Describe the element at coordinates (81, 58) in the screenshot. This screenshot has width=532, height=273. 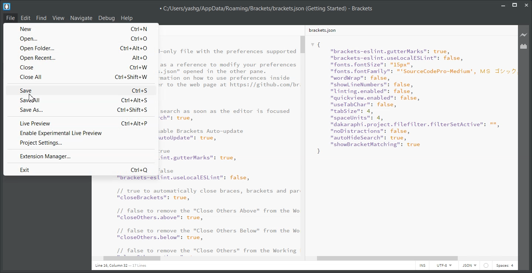
I see `Open Recent...   Alt+O` at that location.